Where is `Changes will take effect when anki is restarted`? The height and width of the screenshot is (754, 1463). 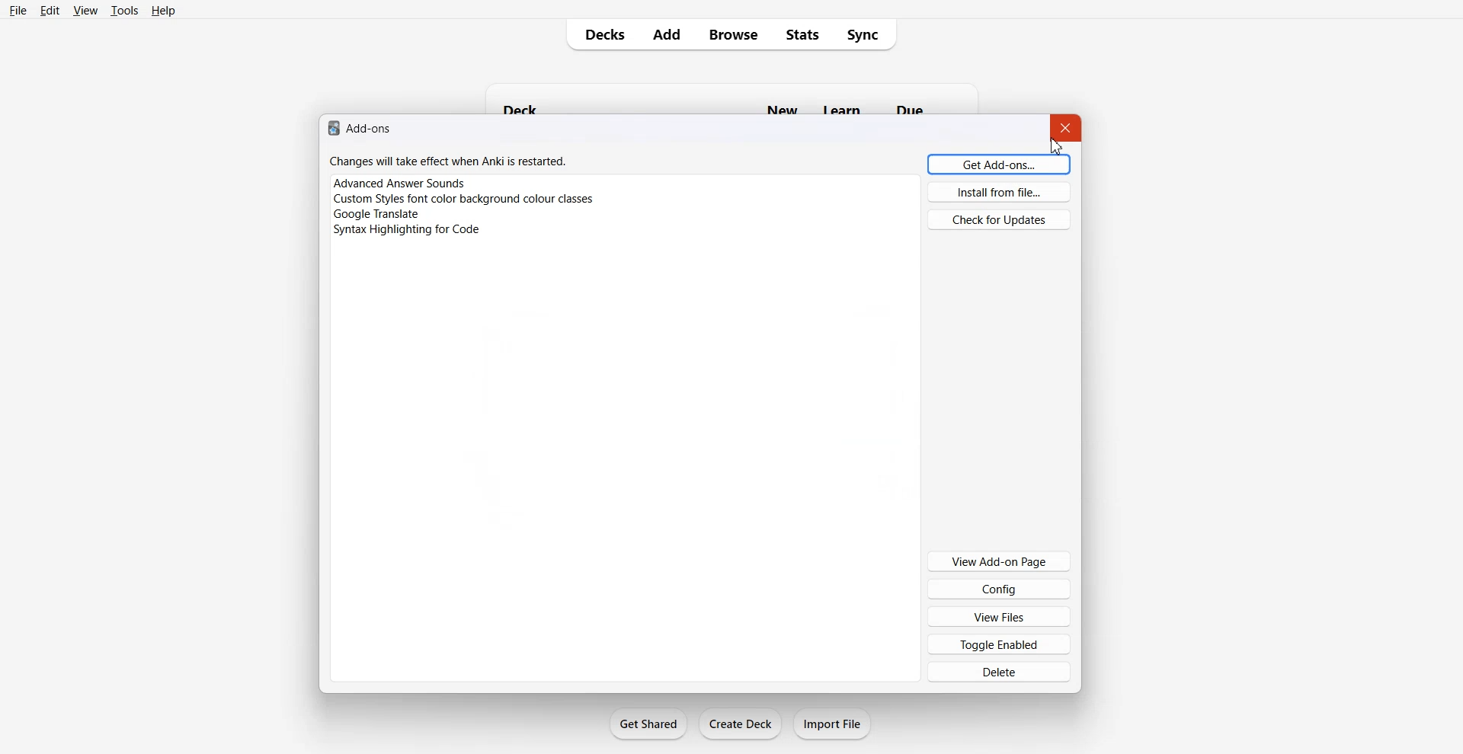 Changes will take effect when anki is restarted is located at coordinates (448, 161).